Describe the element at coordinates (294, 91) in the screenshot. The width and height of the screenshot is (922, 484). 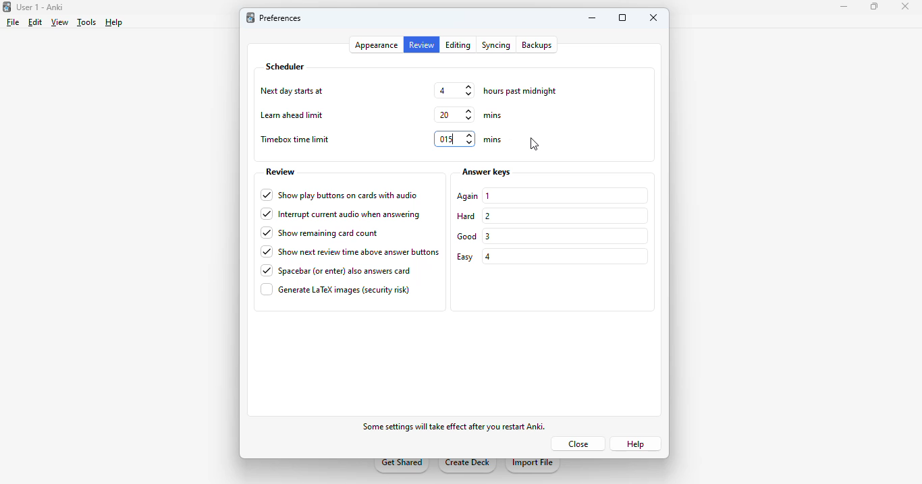
I see `next day starts at` at that location.